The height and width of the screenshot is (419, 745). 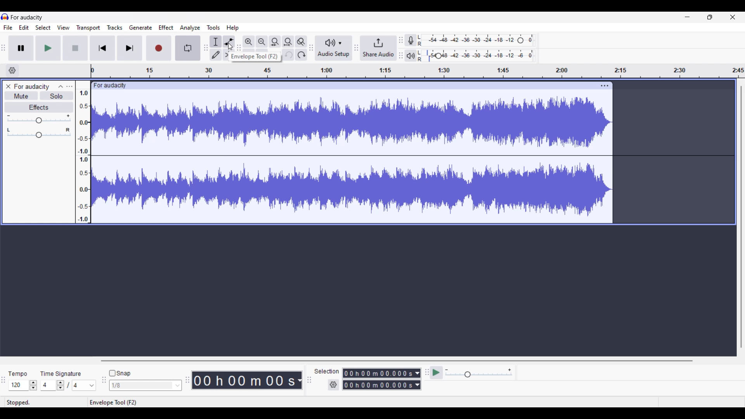 I want to click on Skip/Select to end, so click(x=130, y=48).